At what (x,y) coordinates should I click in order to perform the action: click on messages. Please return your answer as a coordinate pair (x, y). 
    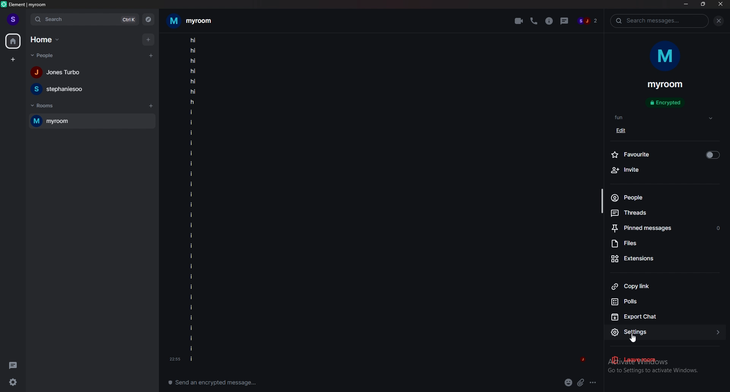
    Looking at the image, I should click on (192, 201).